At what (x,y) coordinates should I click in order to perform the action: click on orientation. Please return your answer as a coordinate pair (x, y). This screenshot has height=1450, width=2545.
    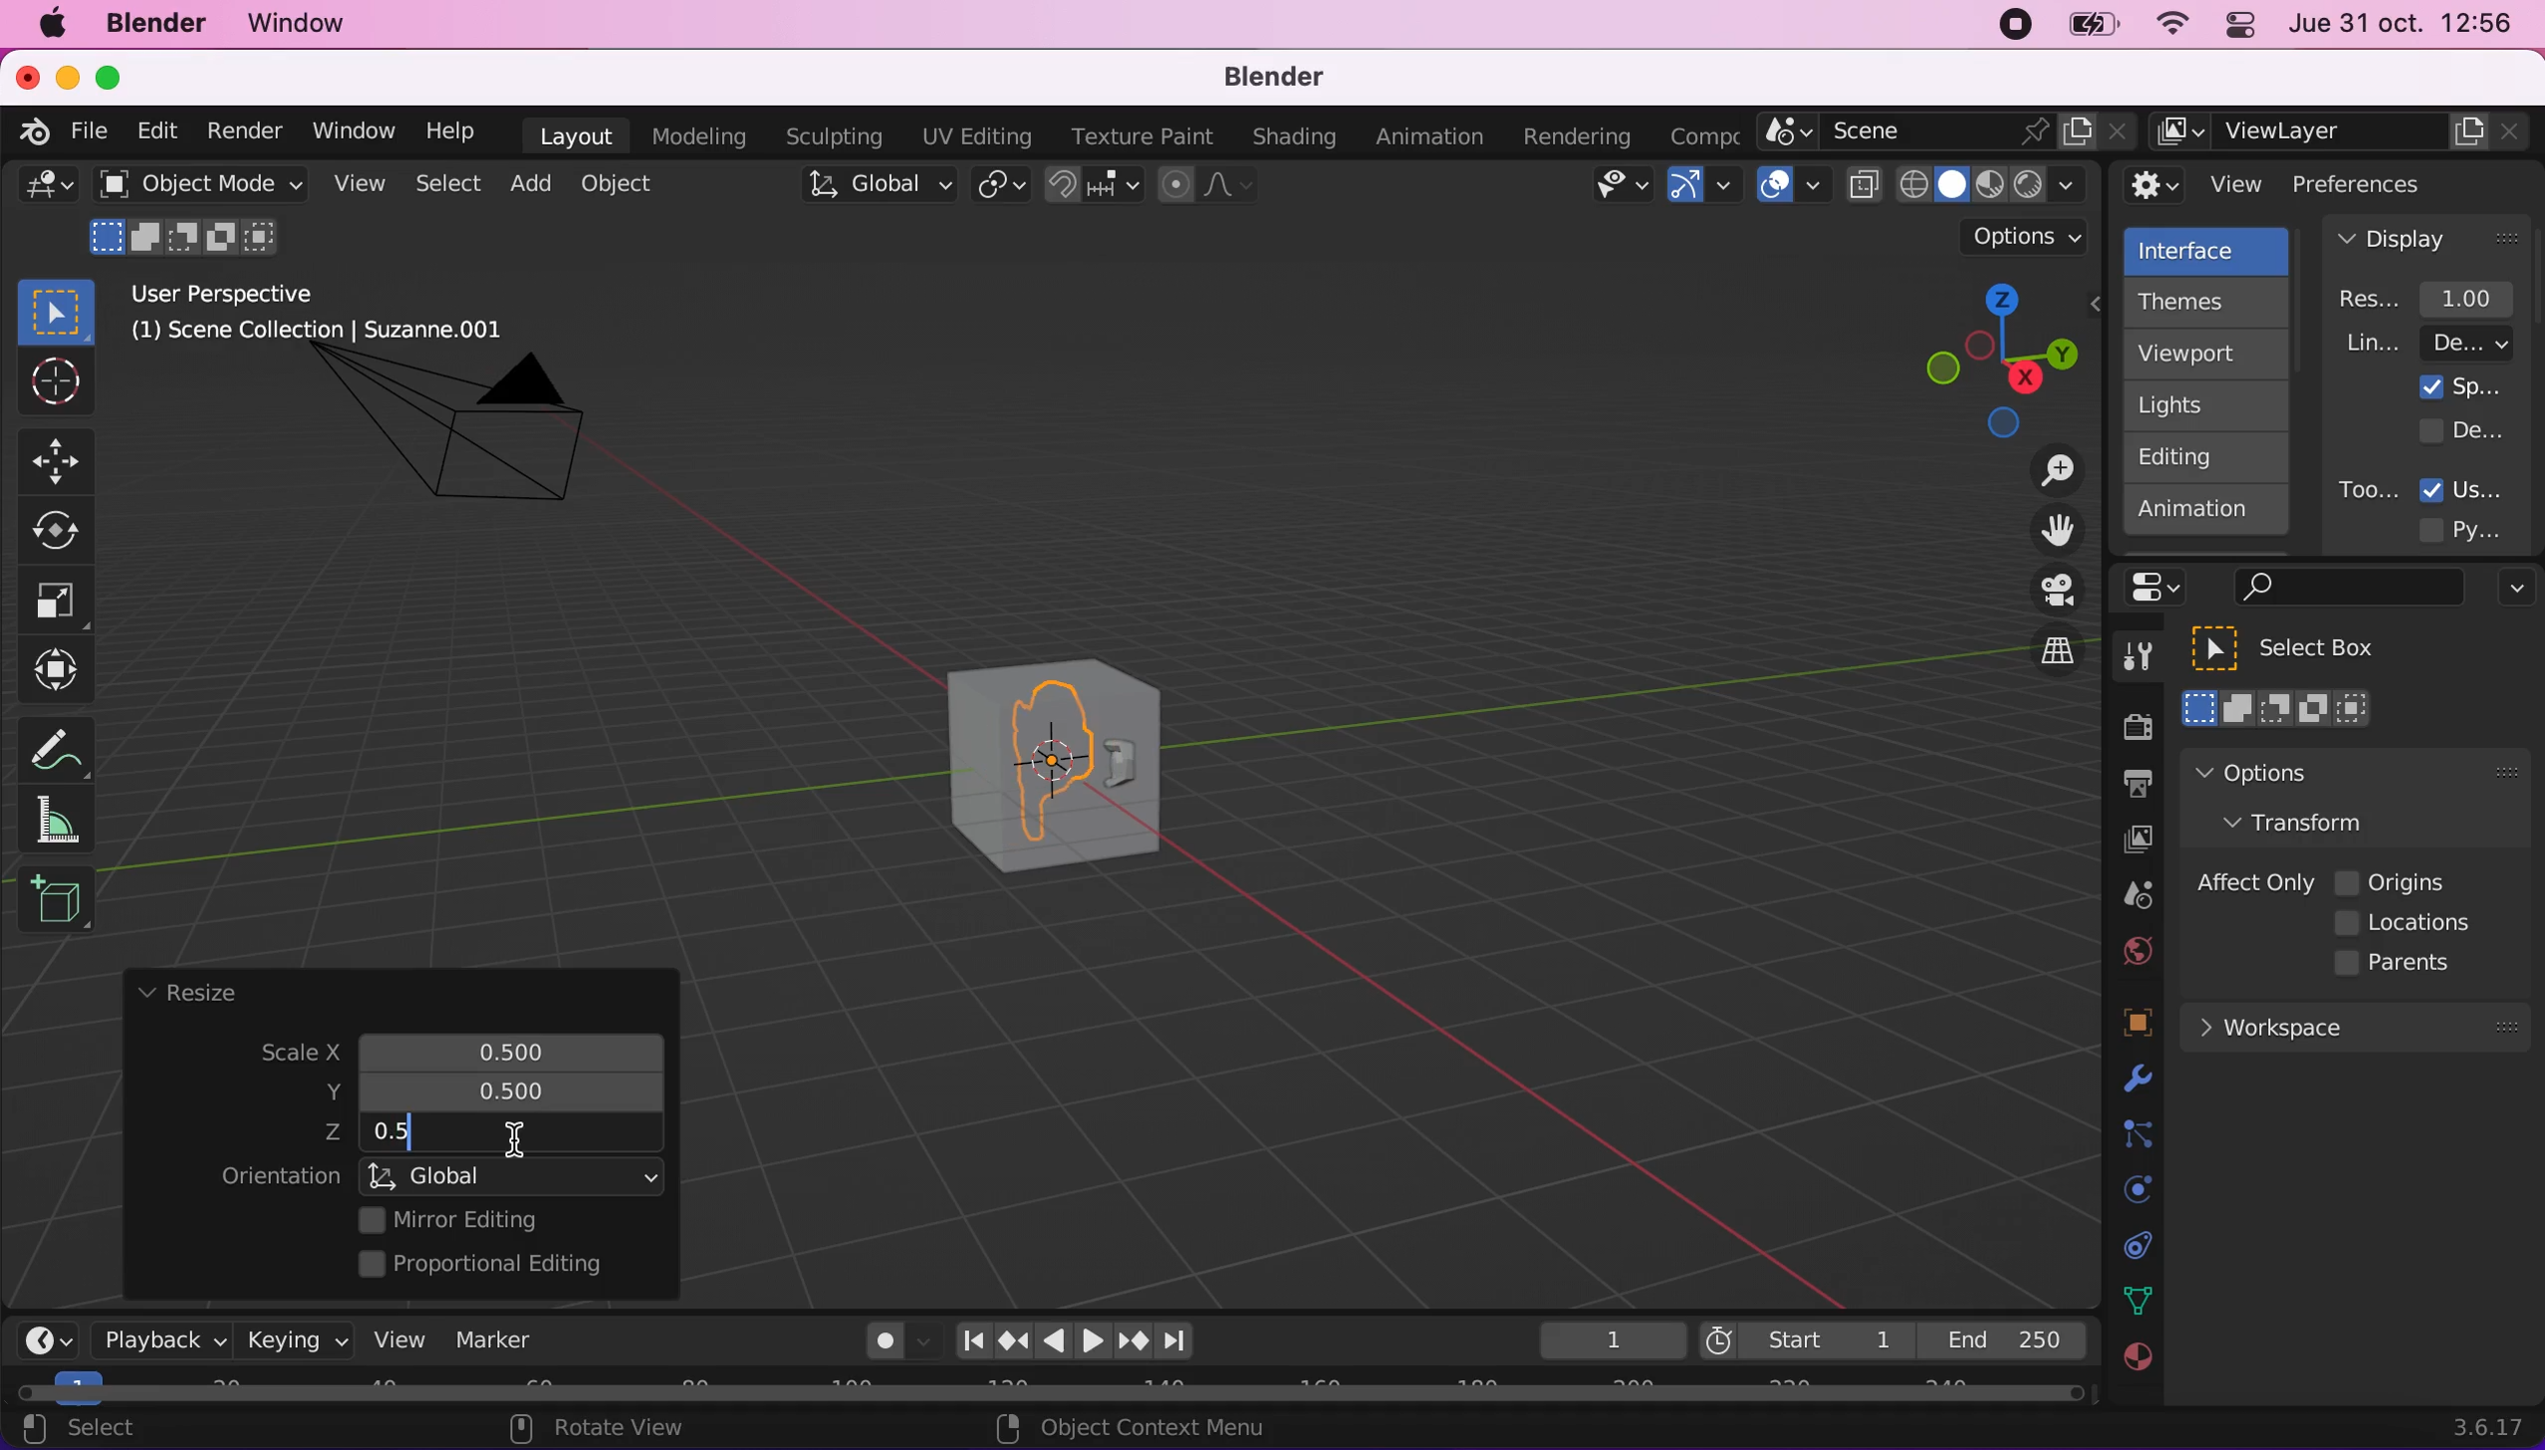
    Looking at the image, I should click on (442, 1176).